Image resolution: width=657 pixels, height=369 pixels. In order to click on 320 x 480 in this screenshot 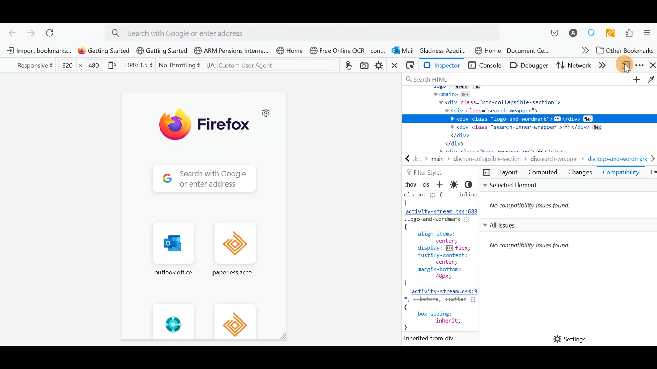, I will do `click(81, 67)`.